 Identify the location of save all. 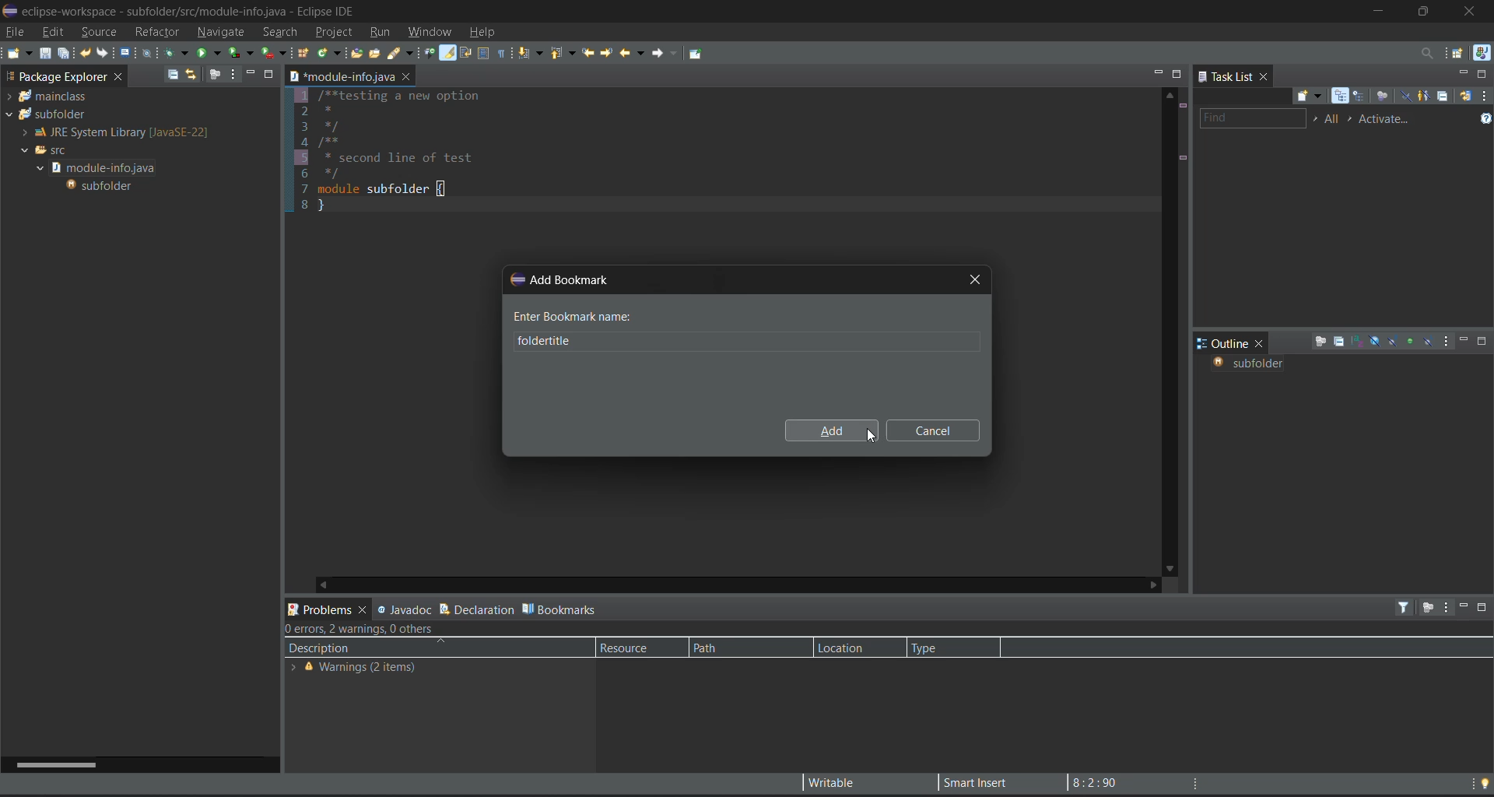
(65, 54).